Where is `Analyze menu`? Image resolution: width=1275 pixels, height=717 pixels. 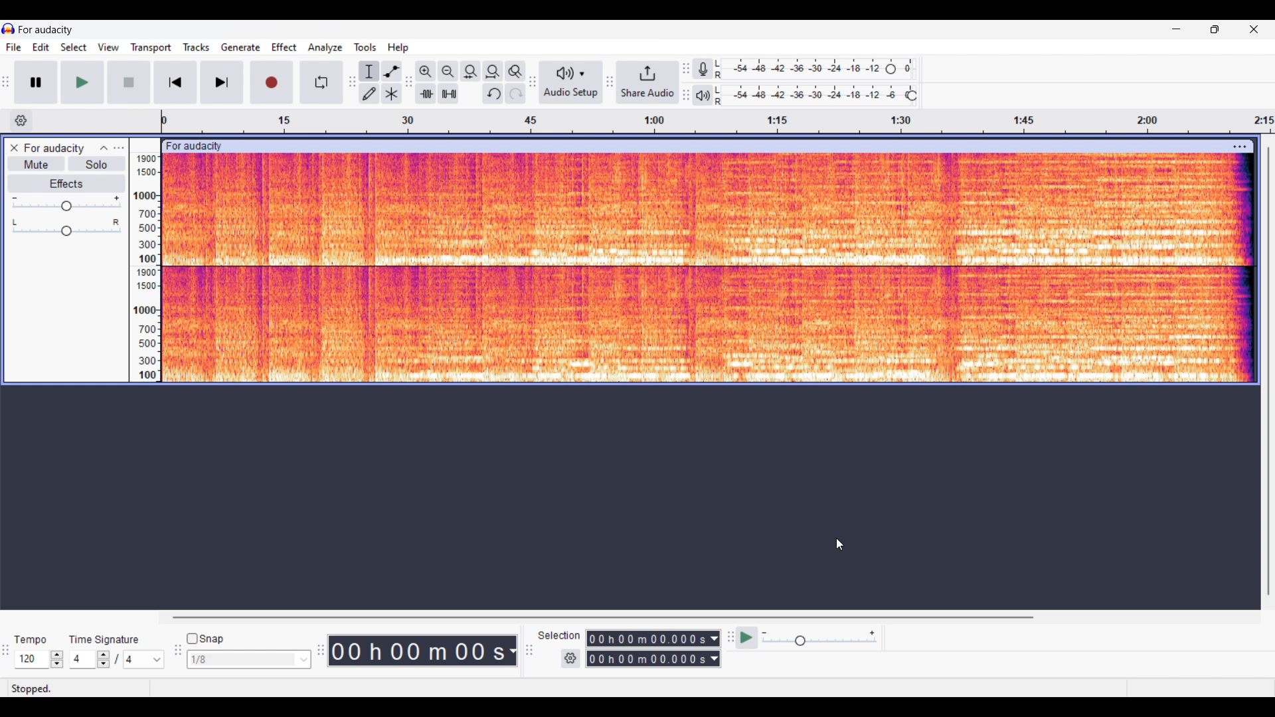
Analyze menu is located at coordinates (325, 48).